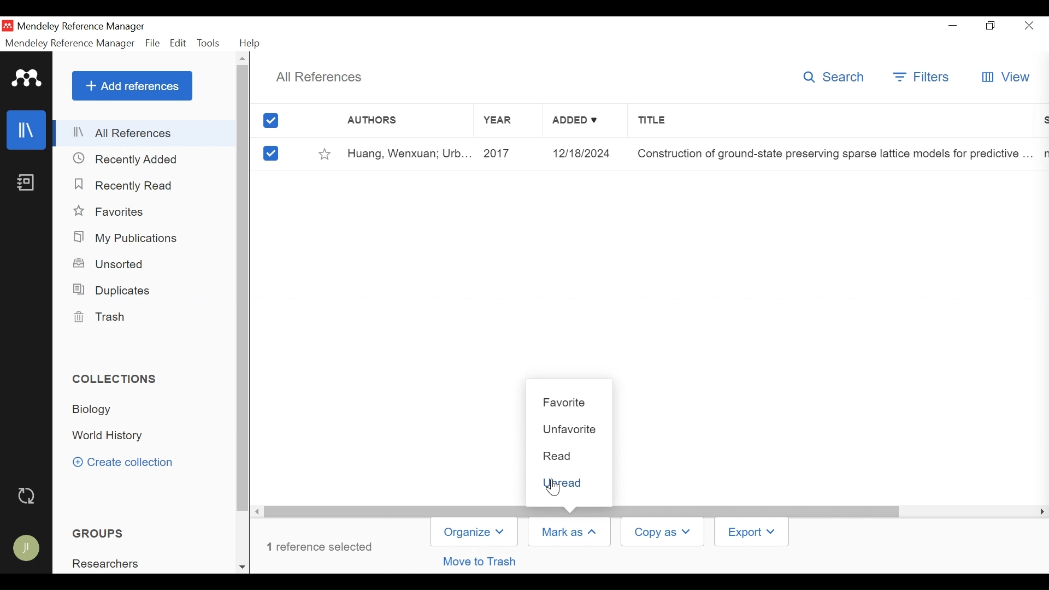  Describe the element at coordinates (326, 155) in the screenshot. I see `Toggle Favorites` at that location.